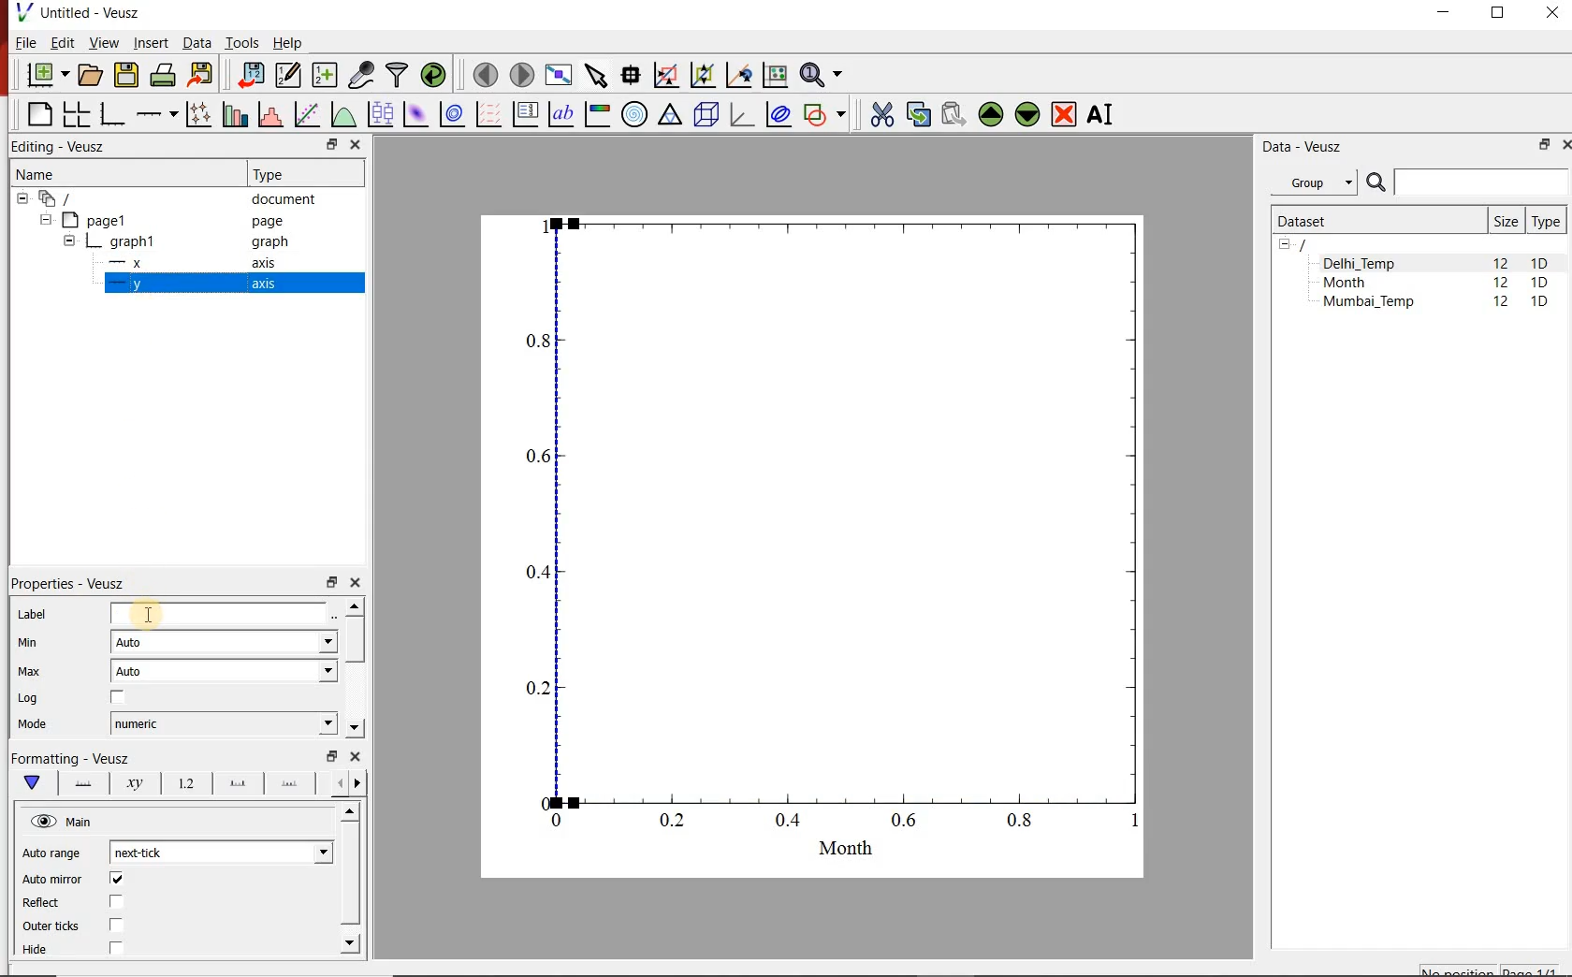 This screenshot has width=1572, height=977. Describe the element at coordinates (154, 114) in the screenshot. I see `Add an axis to the plot` at that location.